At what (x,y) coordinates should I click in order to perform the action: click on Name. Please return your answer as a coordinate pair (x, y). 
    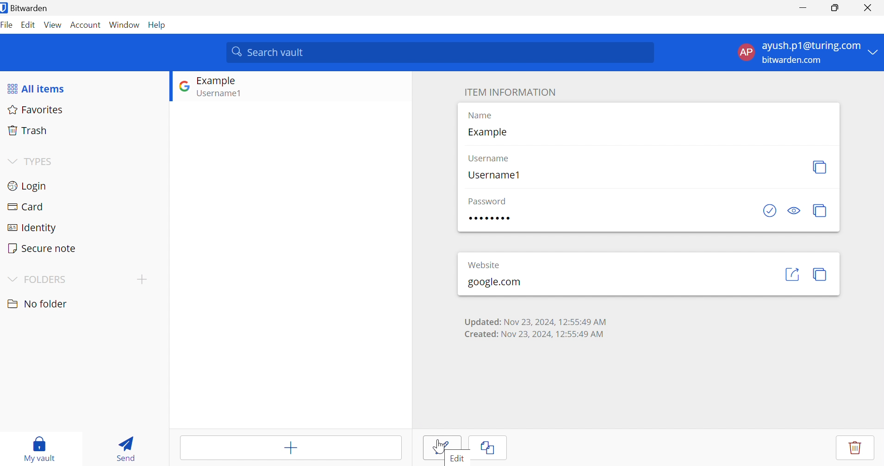
    Looking at the image, I should click on (479, 115).